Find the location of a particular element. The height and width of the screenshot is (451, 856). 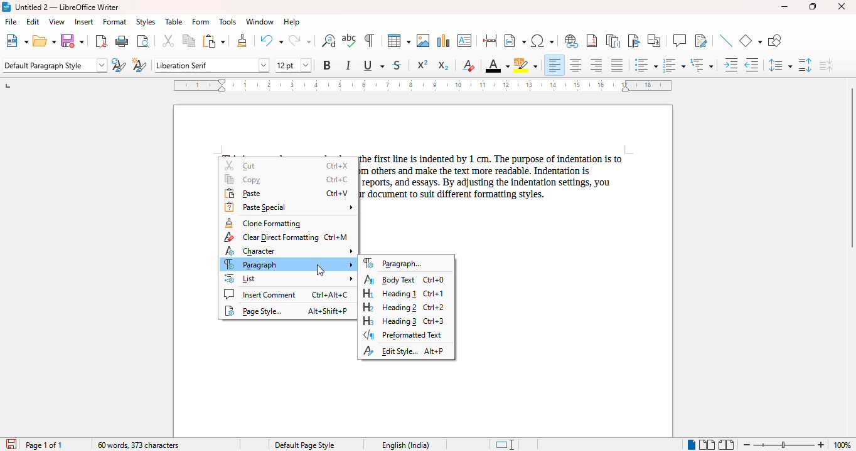

align left is located at coordinates (554, 65).